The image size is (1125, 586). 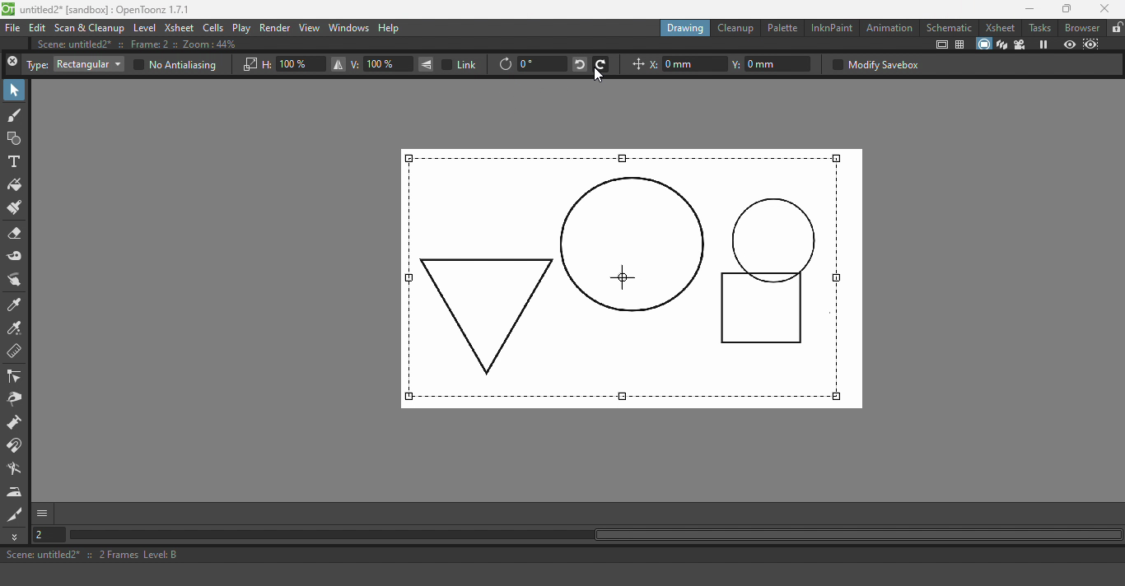 I want to click on Geometric tool, so click(x=15, y=138).